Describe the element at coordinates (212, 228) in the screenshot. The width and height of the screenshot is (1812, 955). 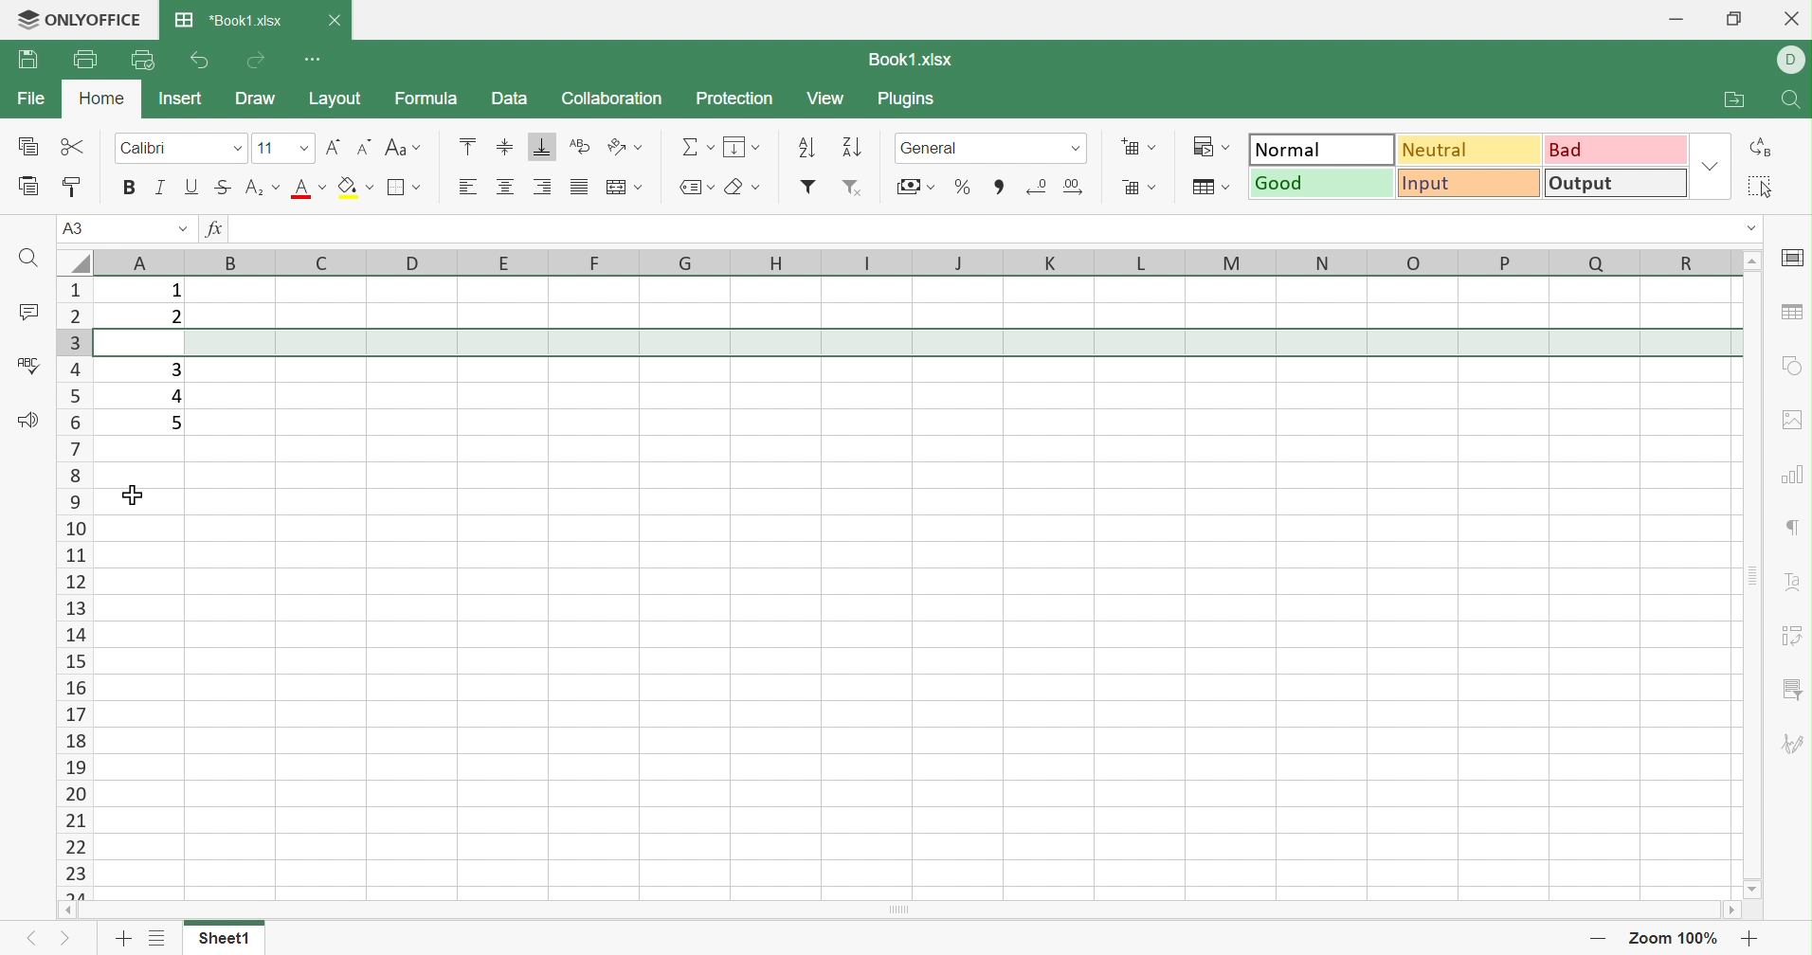
I see `` at that location.